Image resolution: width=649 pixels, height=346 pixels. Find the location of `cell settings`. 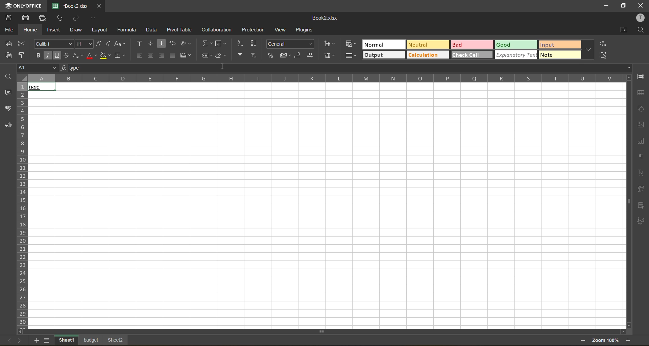

cell settings is located at coordinates (641, 76).